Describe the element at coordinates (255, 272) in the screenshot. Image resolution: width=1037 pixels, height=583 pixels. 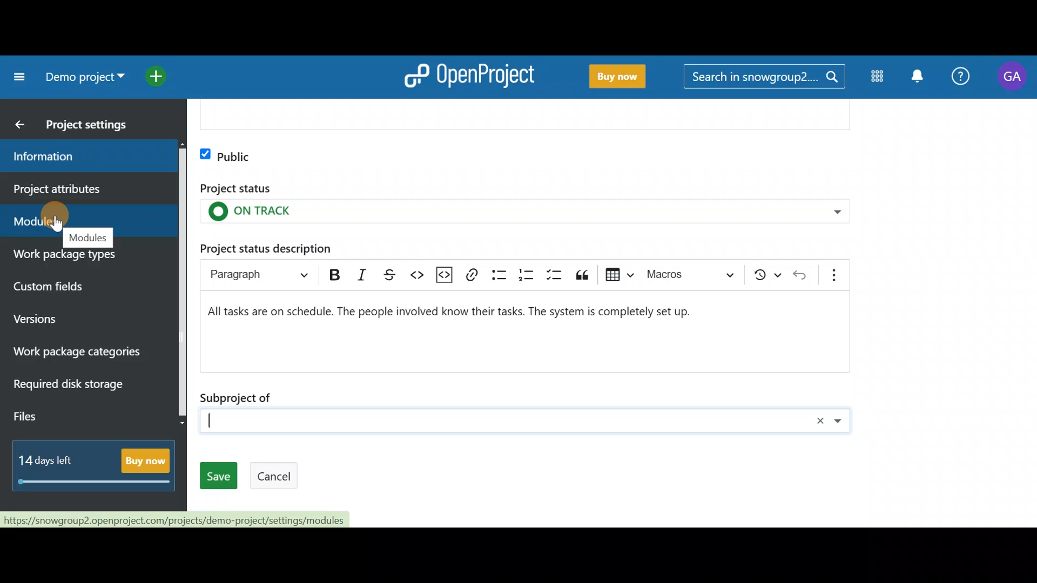
I see `Heading` at that location.